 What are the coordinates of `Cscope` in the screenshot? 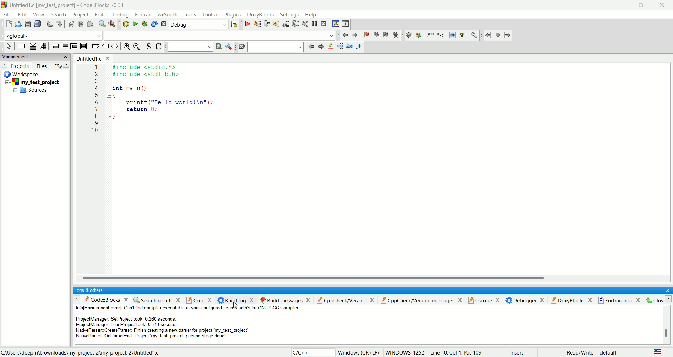 It's located at (487, 300).